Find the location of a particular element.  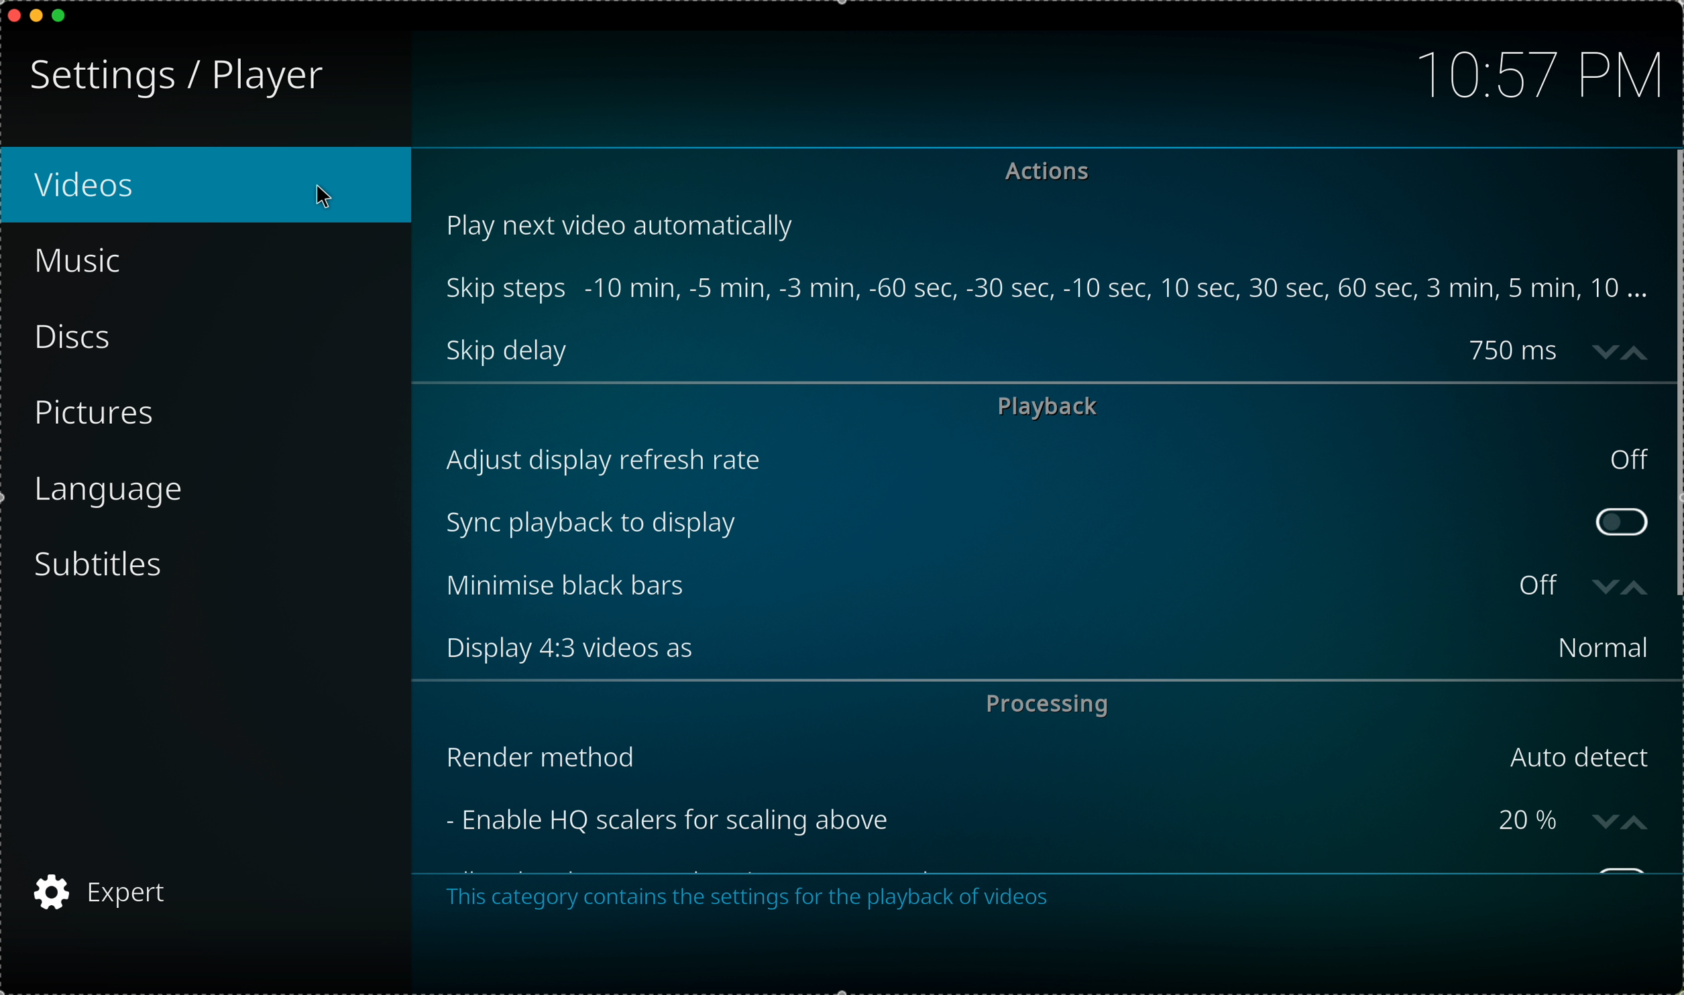

minimize  is located at coordinates (37, 19).